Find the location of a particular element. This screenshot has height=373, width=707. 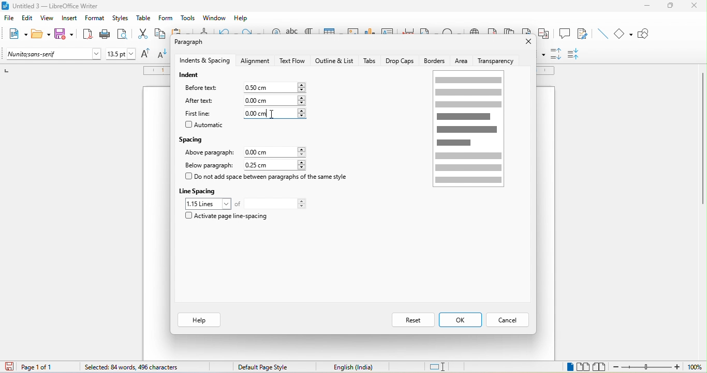

save is located at coordinates (65, 34).